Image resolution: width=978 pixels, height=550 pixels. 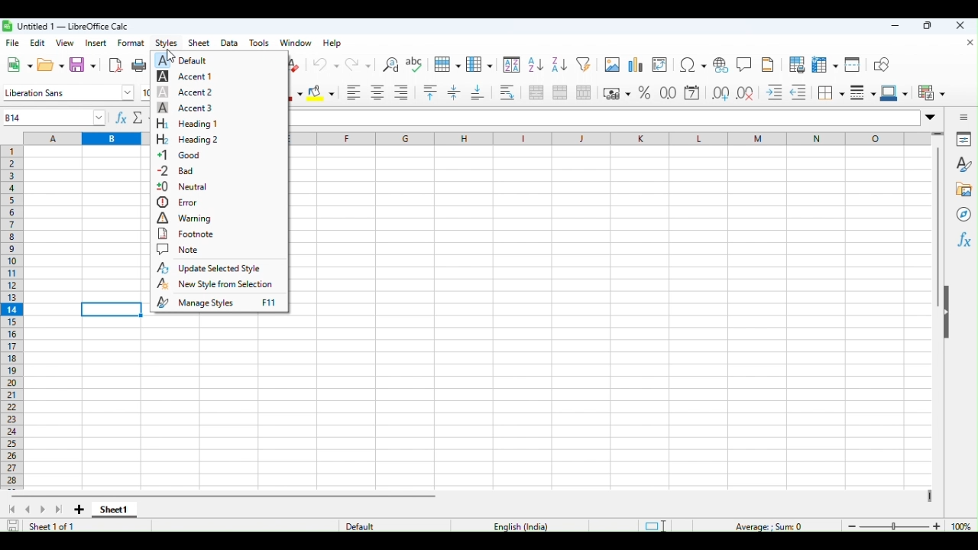 What do you see at coordinates (461, 138) in the screenshot?
I see `h` at bounding box center [461, 138].